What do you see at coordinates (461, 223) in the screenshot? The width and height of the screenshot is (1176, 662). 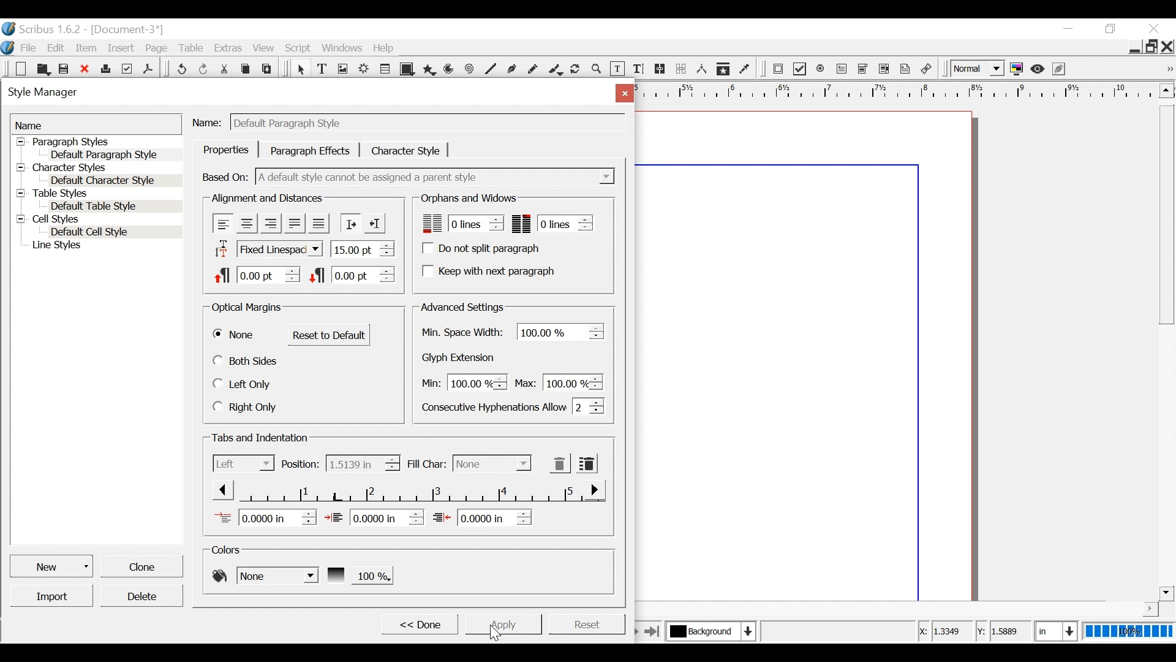 I see `Ensure that the first line of the paragraph wont end up seperated` at bounding box center [461, 223].